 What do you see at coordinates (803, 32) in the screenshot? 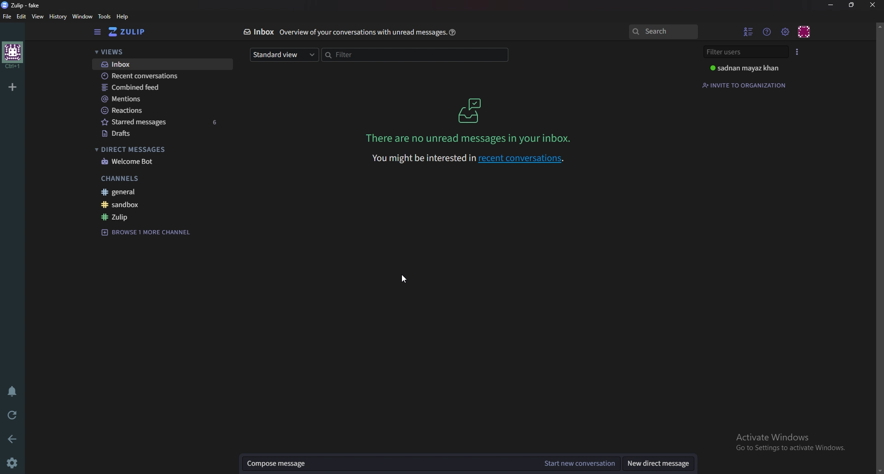
I see `Personal menu` at bounding box center [803, 32].